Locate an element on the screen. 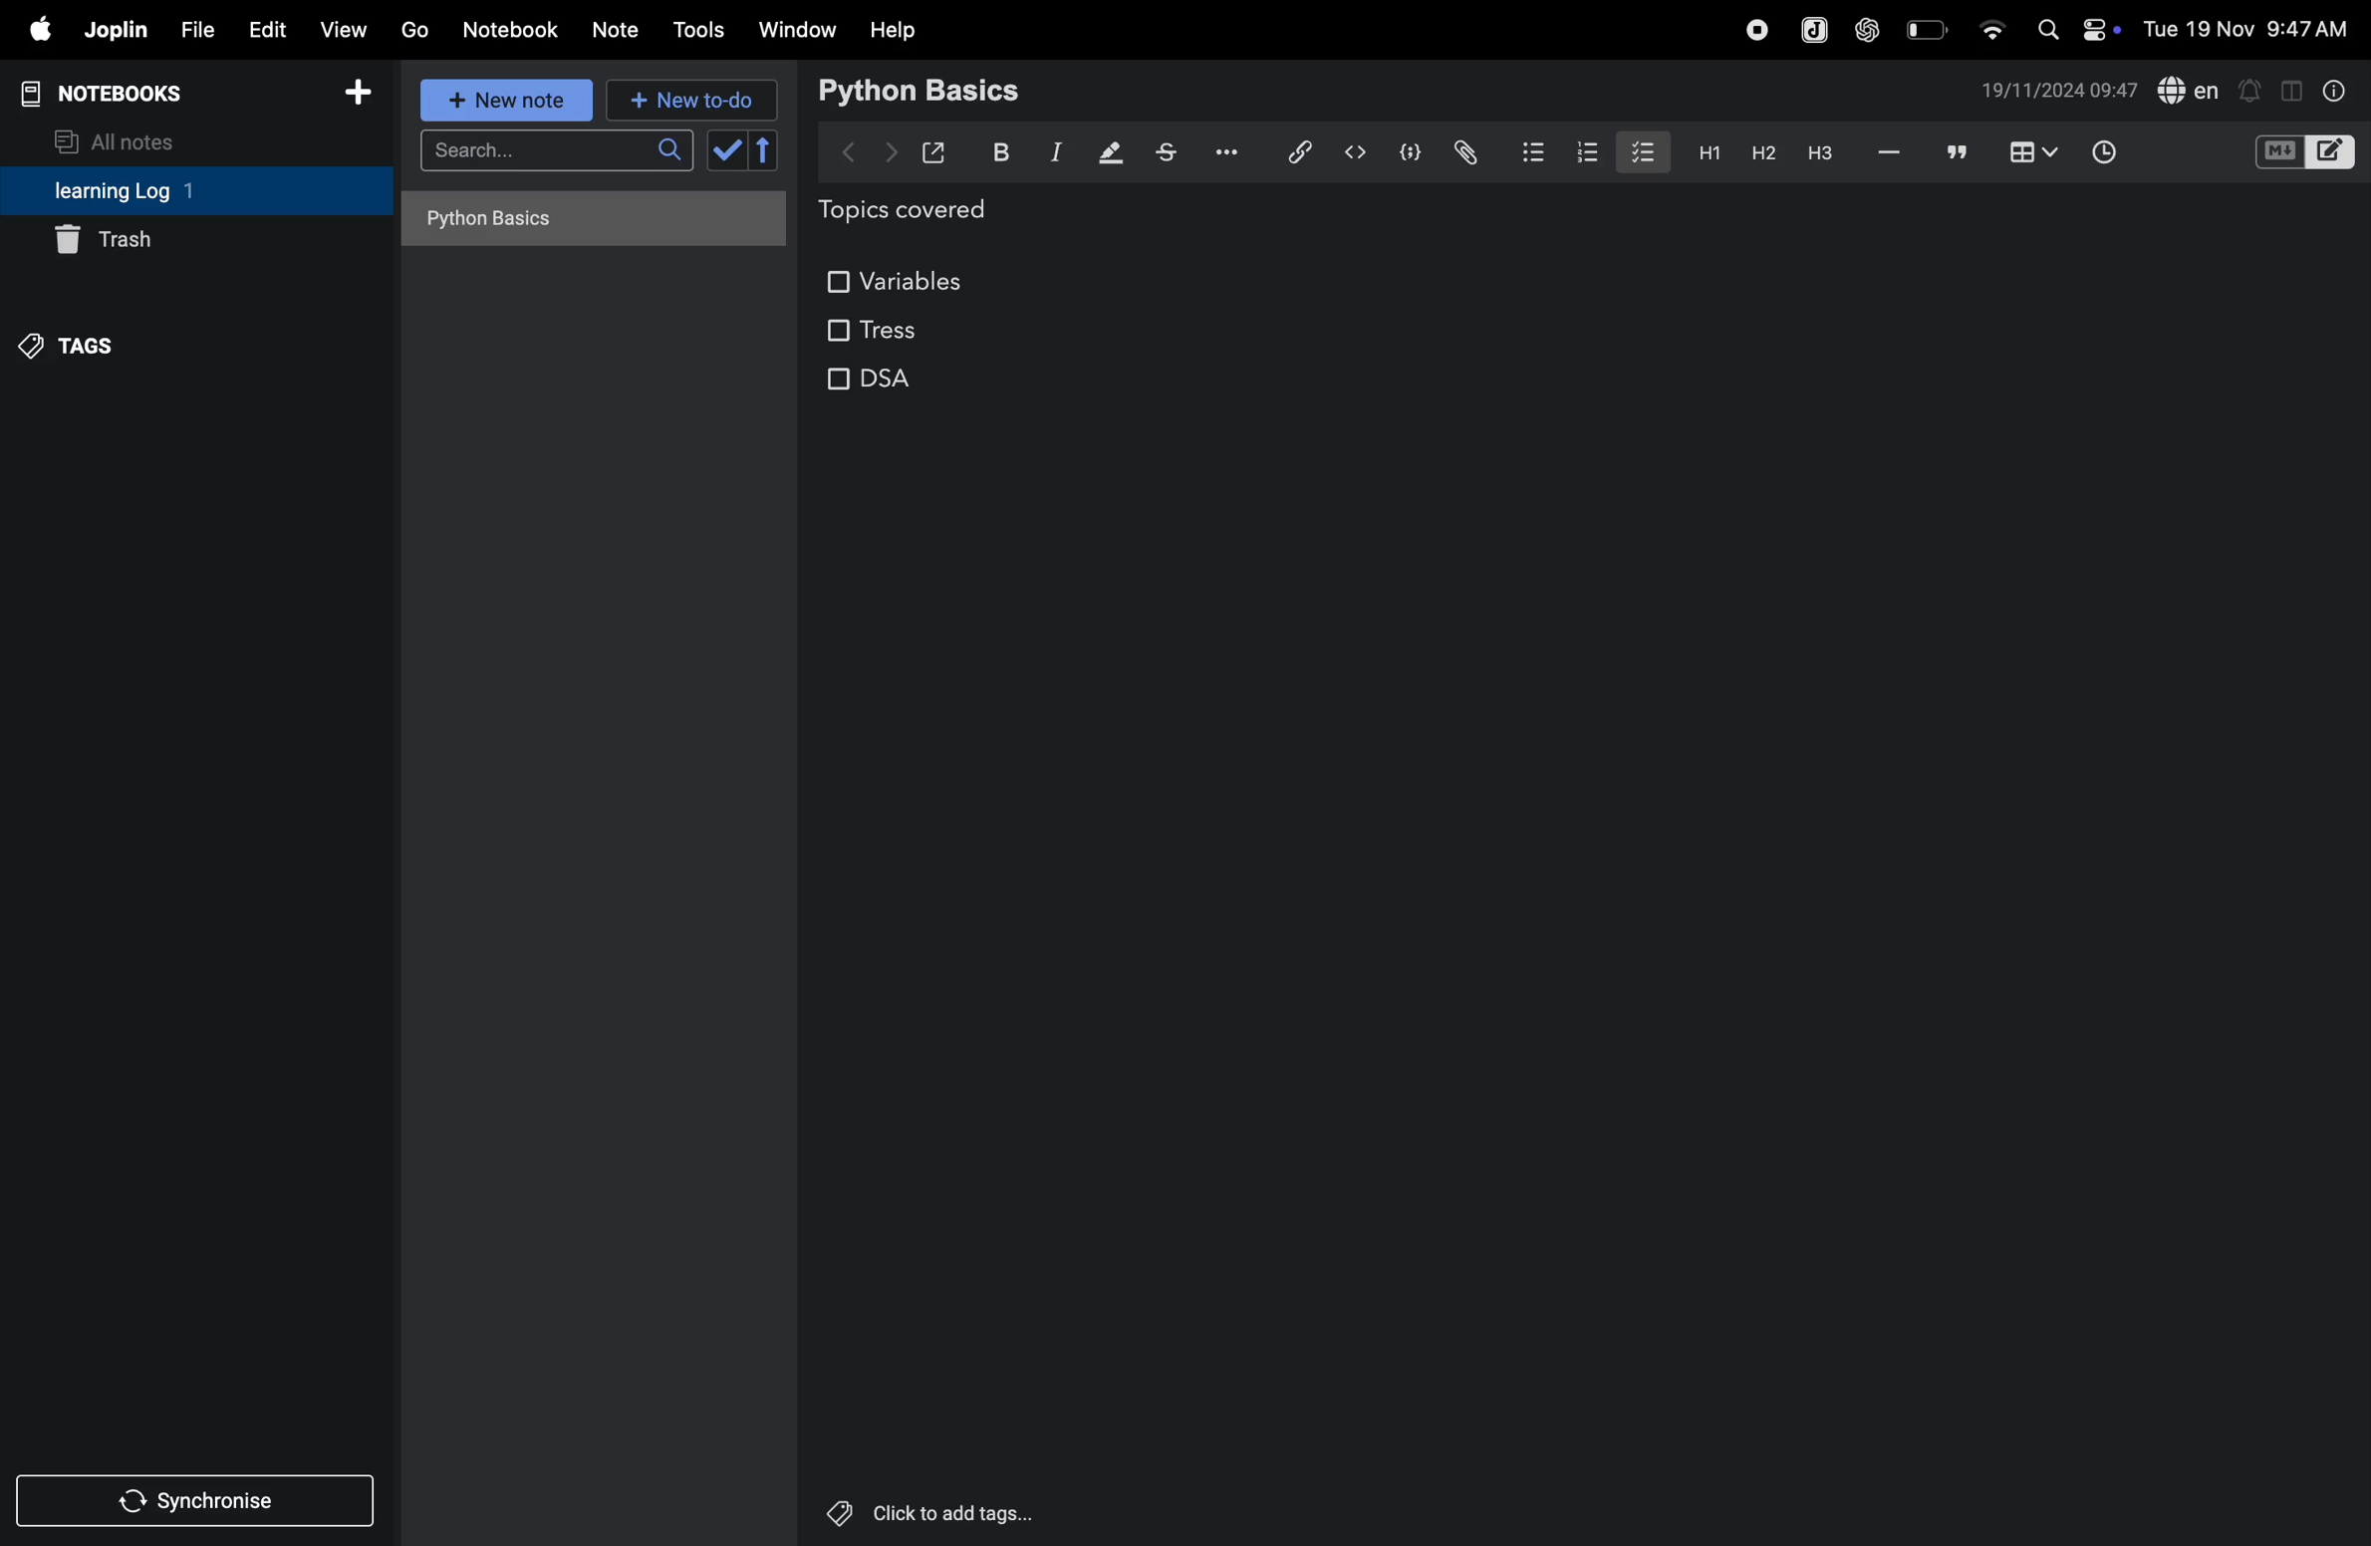 The image size is (2371, 1546). add table is located at coordinates (2029, 153).